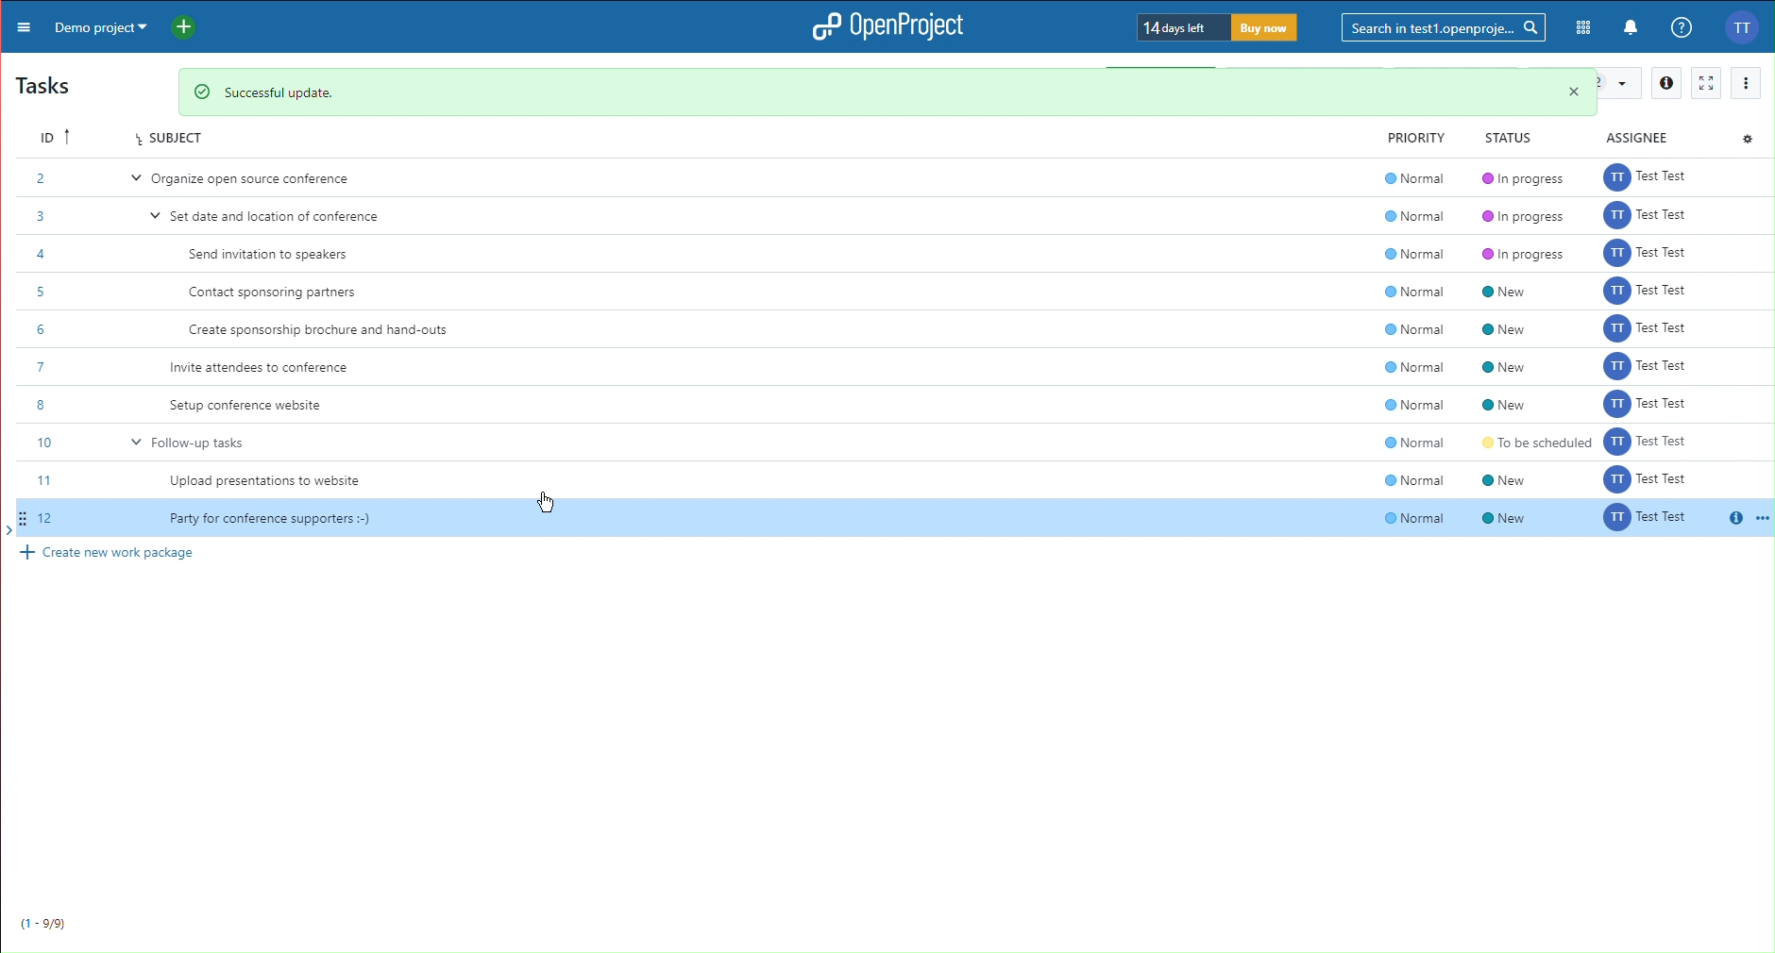 The image size is (1775, 953). What do you see at coordinates (276, 292) in the screenshot?
I see `Contact sponsoring partners.` at bounding box center [276, 292].